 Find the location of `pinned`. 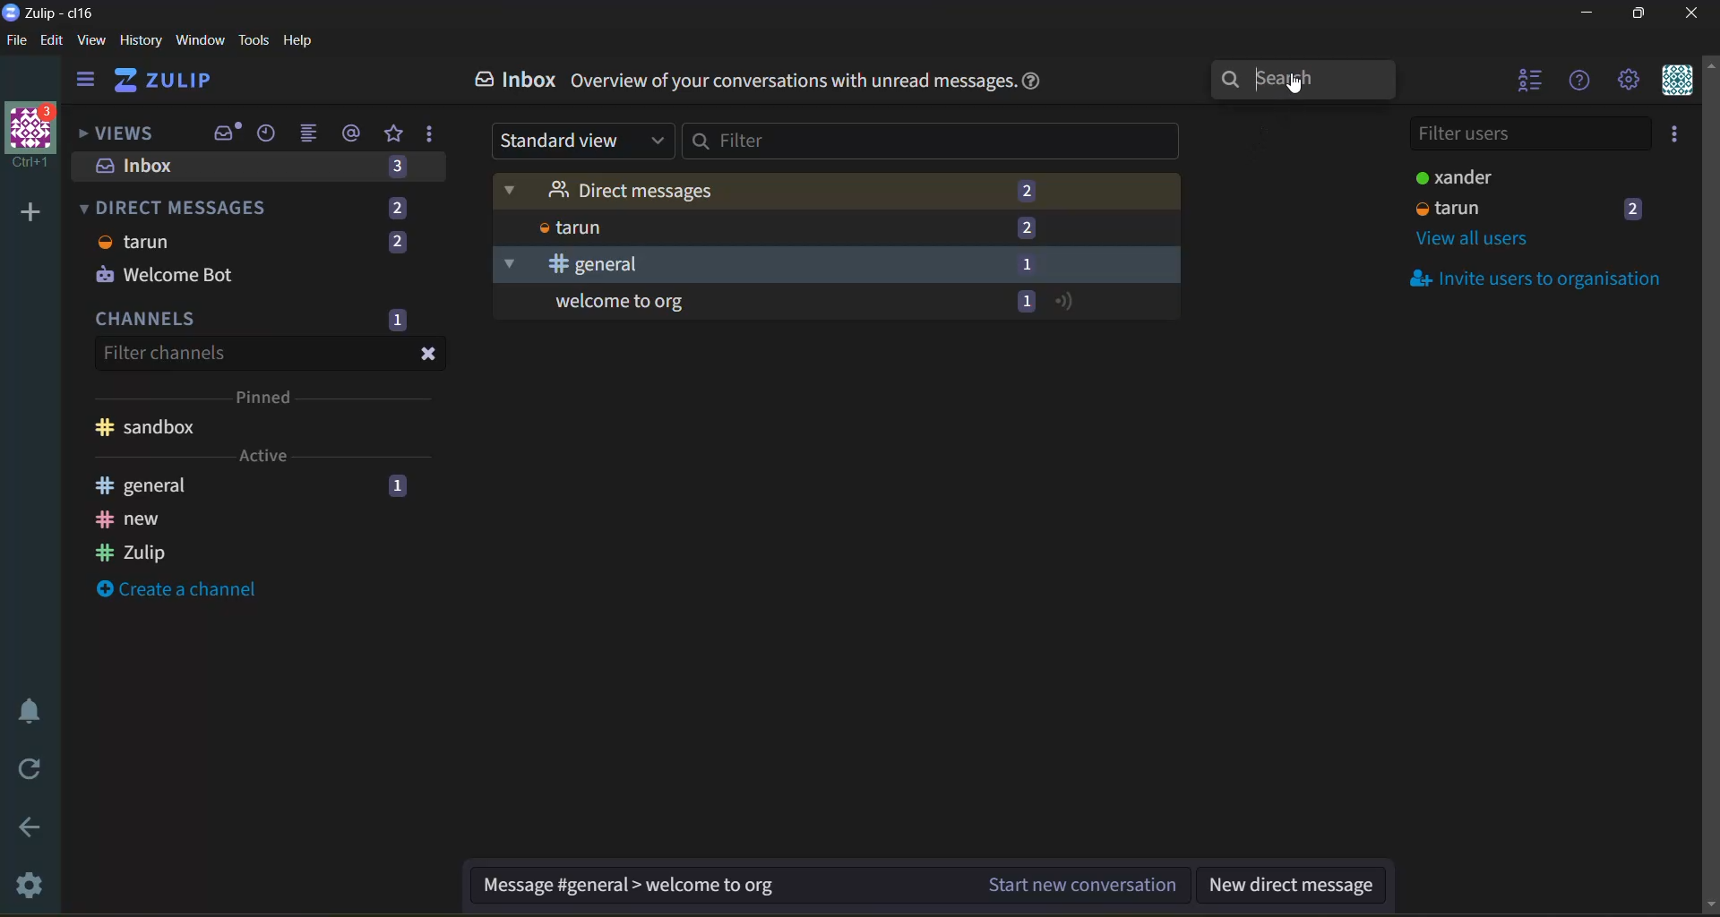

pinned is located at coordinates (269, 395).